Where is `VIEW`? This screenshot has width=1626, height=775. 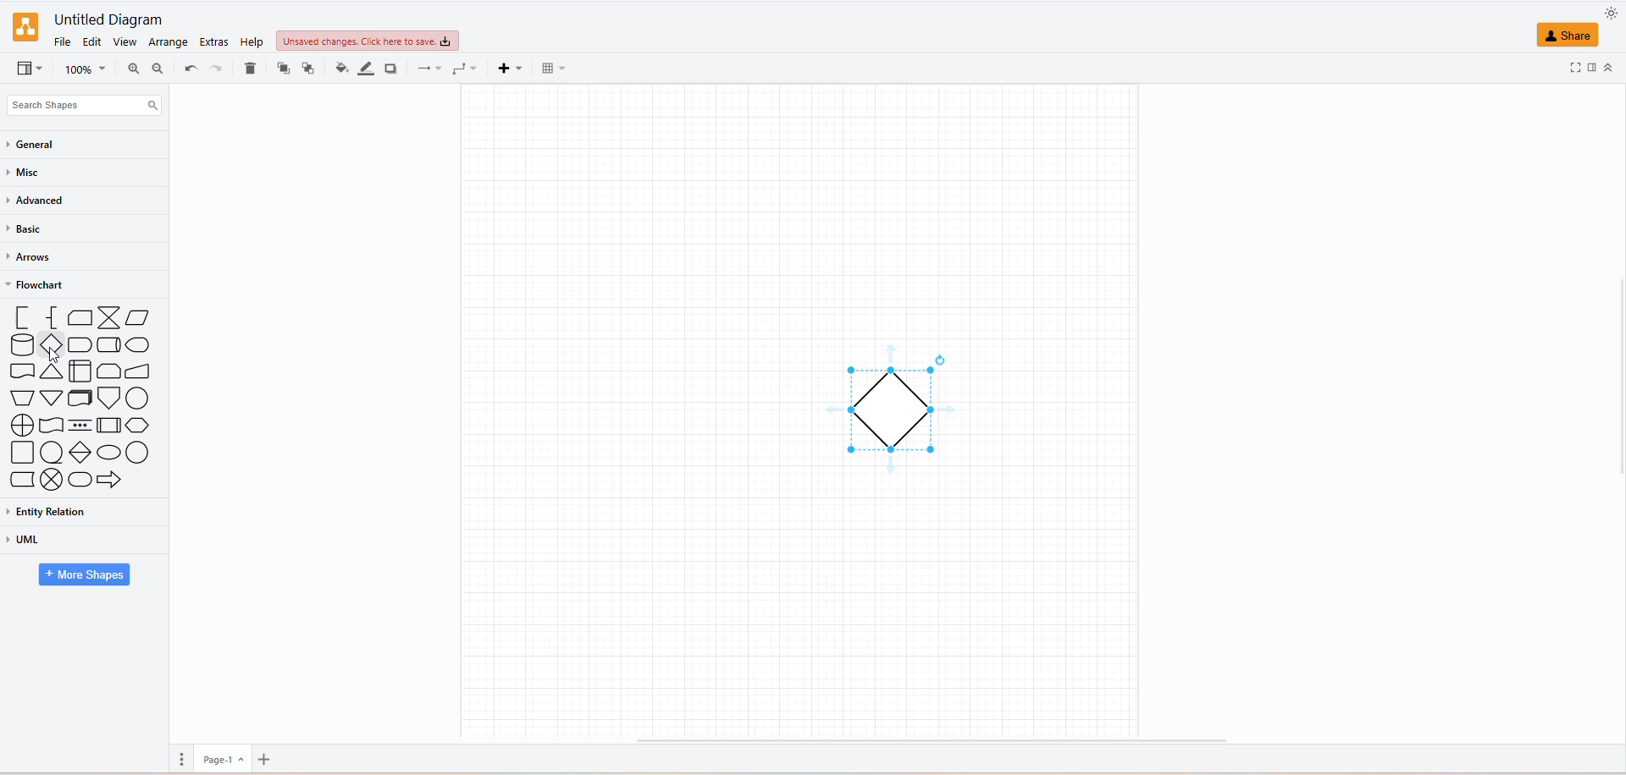 VIEW is located at coordinates (127, 42).